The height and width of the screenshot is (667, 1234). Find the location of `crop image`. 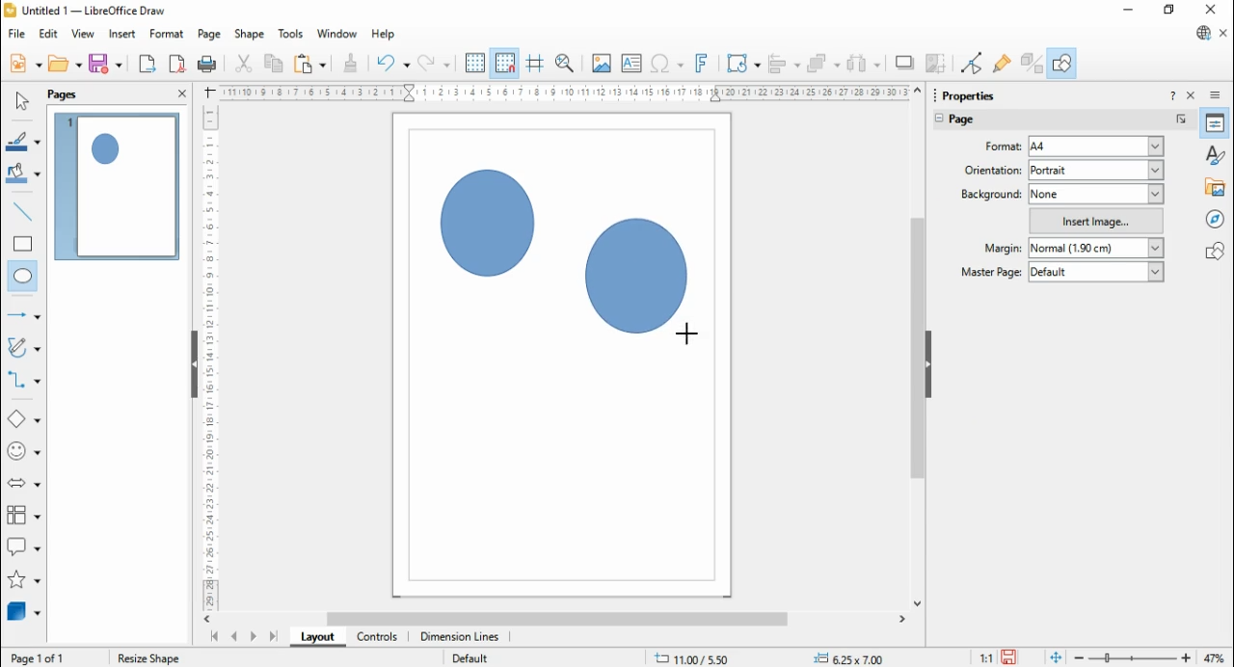

crop image is located at coordinates (938, 64).